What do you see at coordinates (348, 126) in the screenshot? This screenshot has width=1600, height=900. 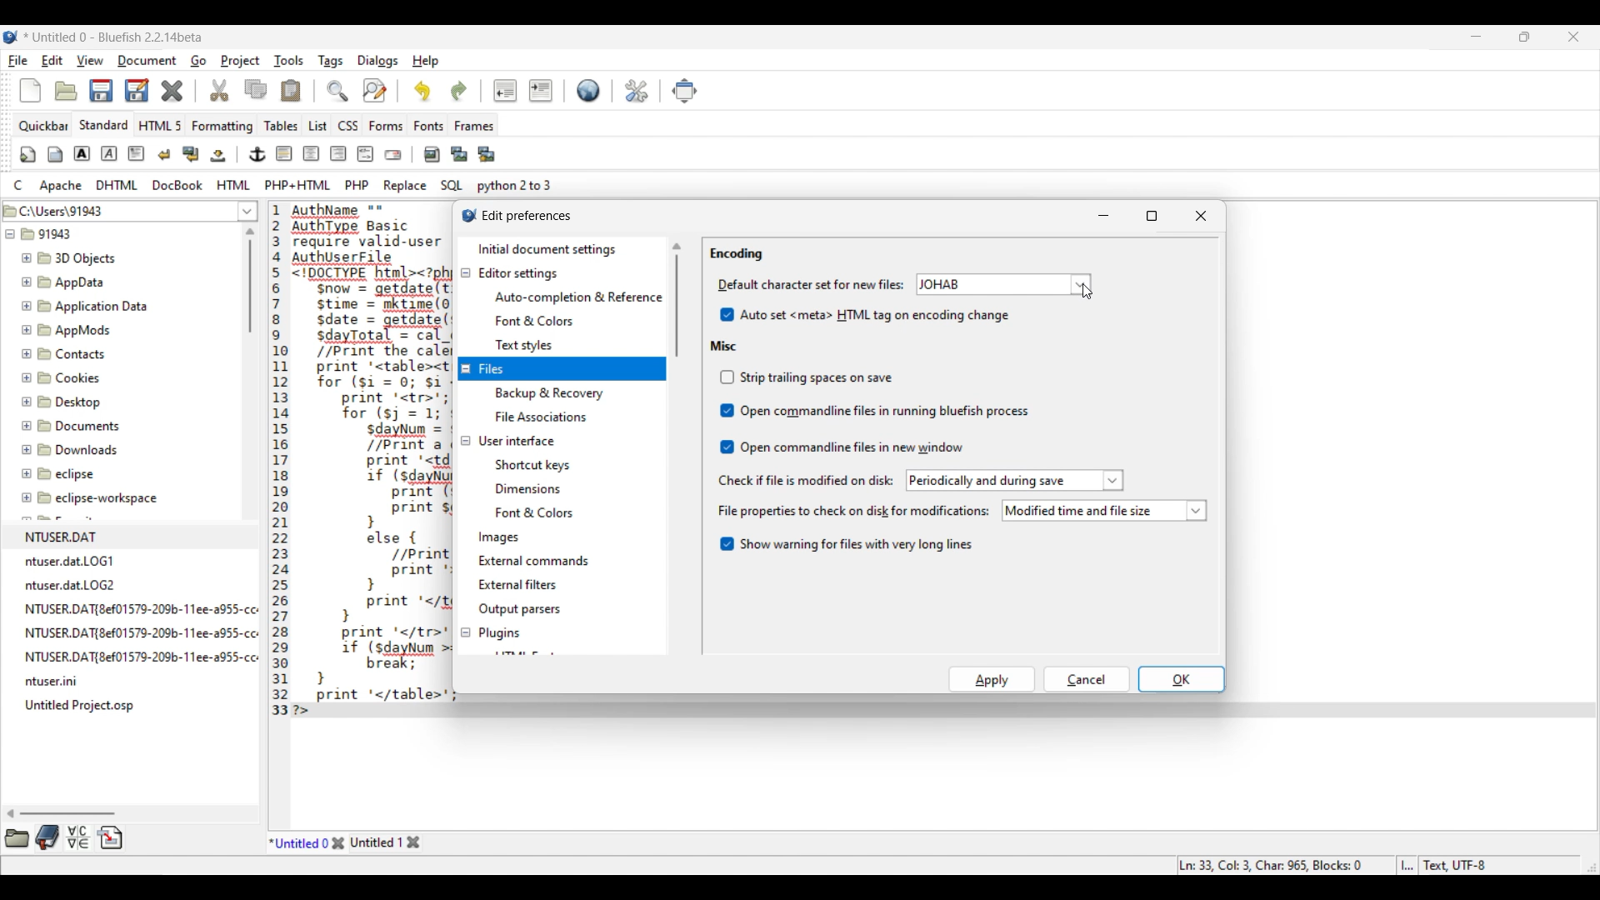 I see `CSS` at bounding box center [348, 126].